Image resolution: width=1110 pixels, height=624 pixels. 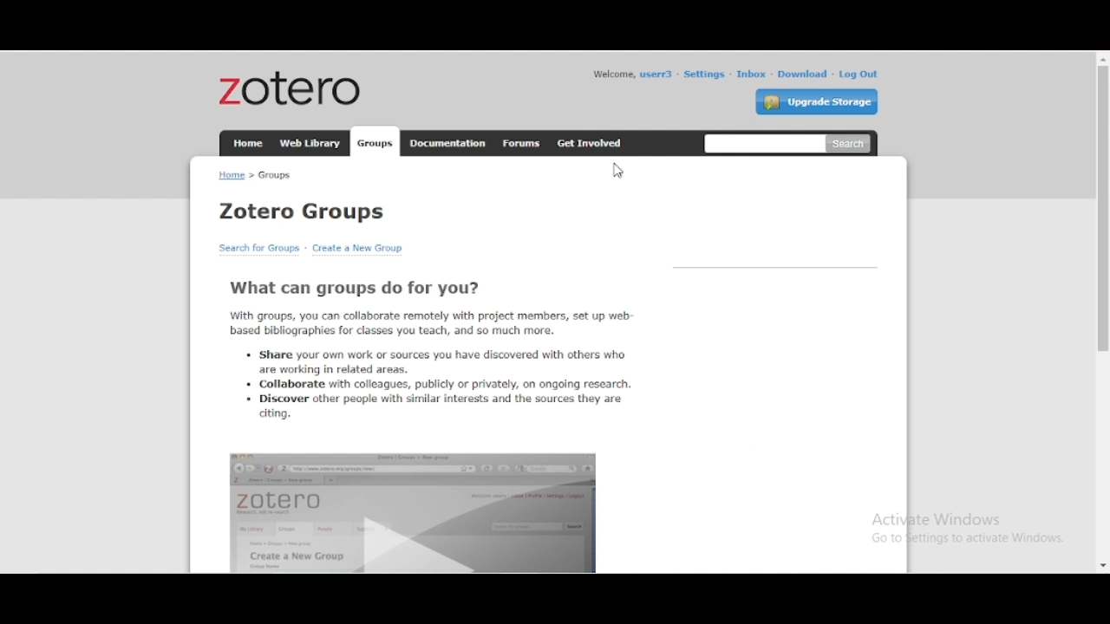 I want to click on inbox, so click(x=752, y=74).